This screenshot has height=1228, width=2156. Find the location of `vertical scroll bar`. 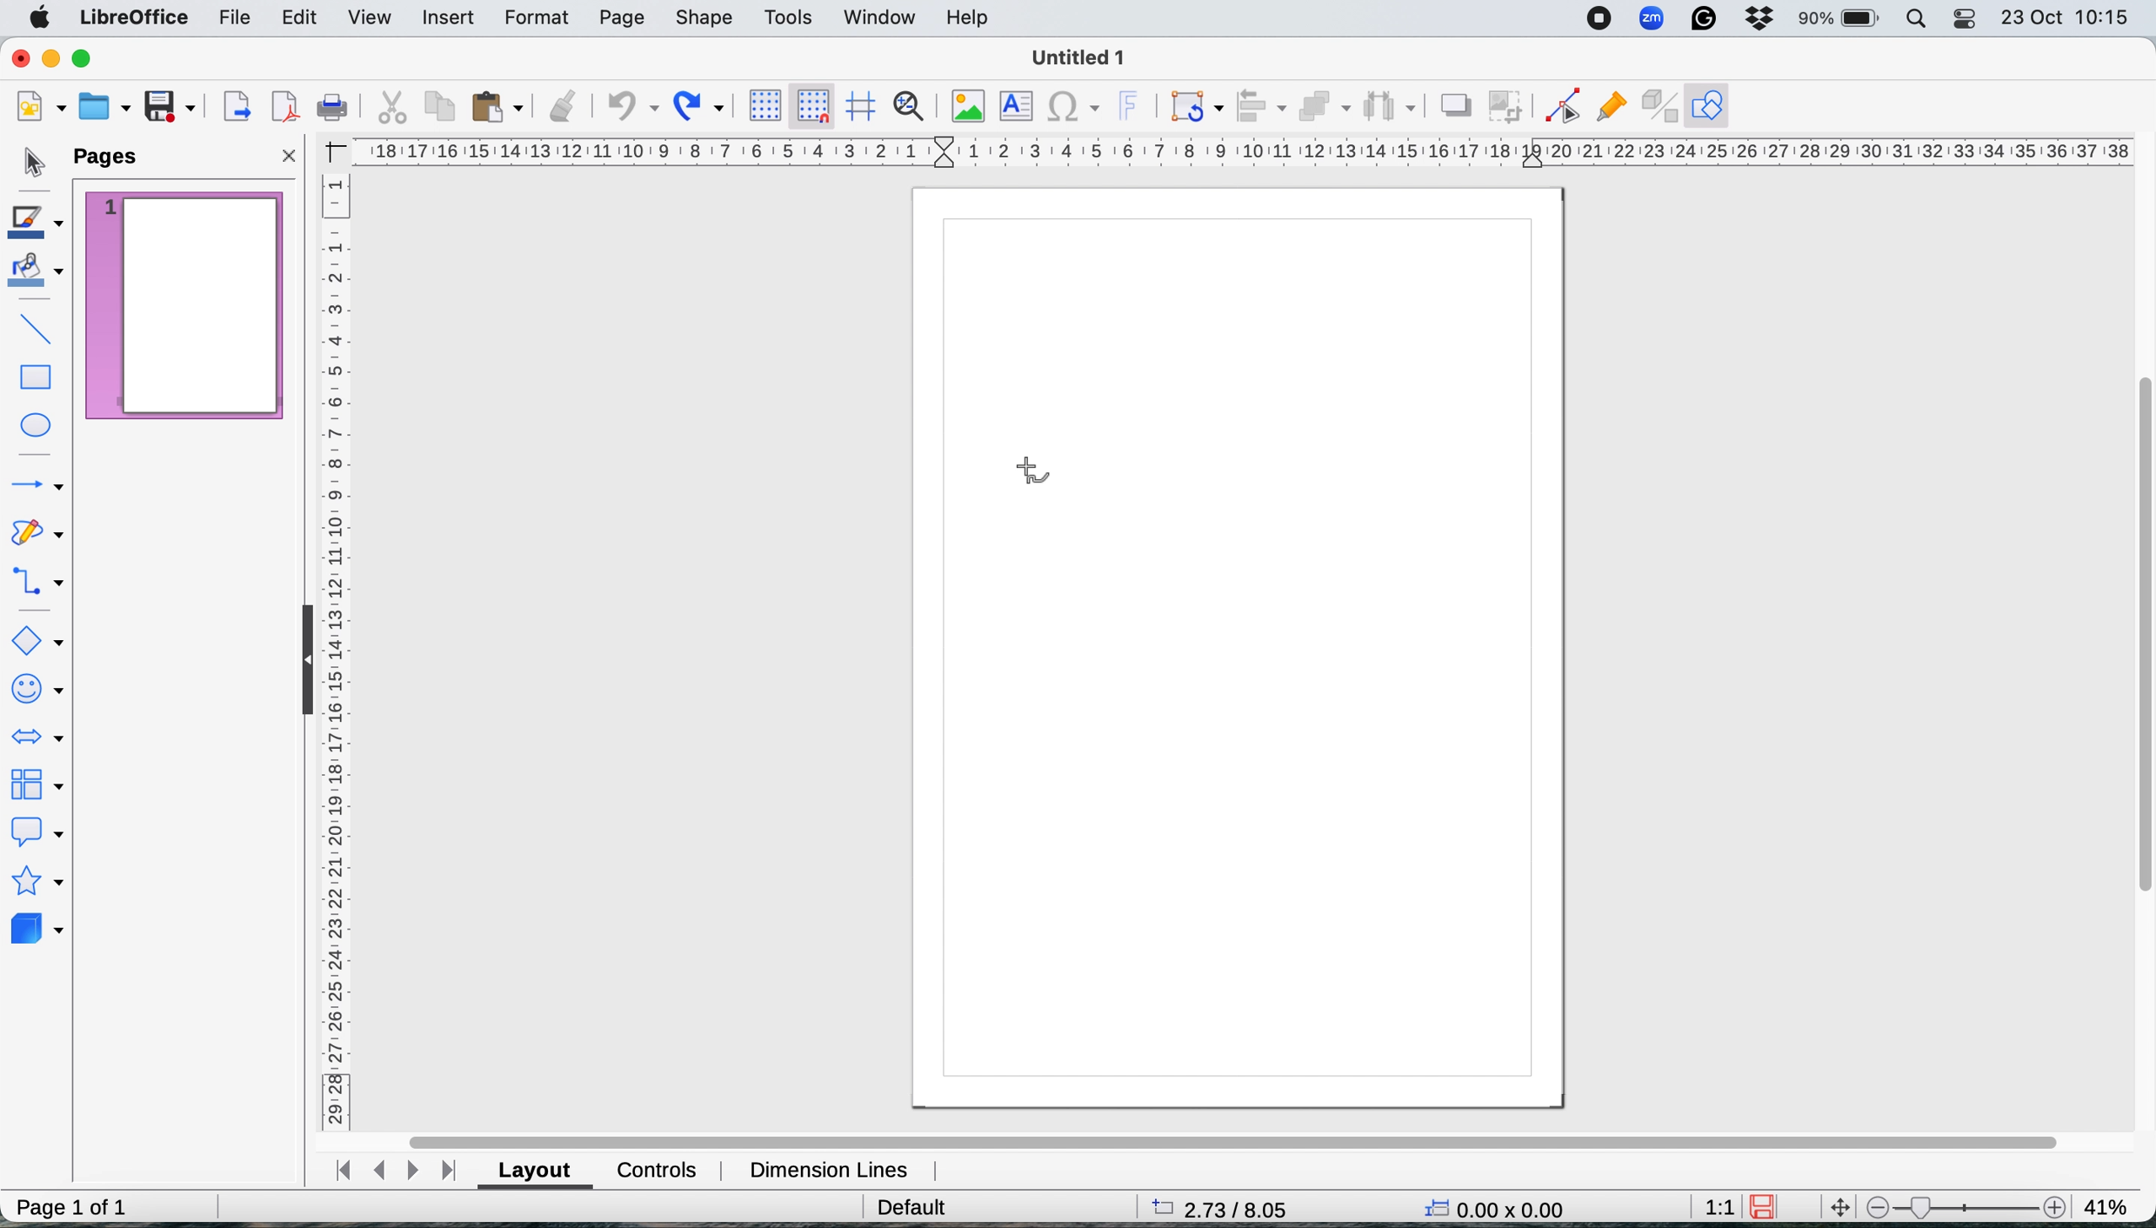

vertical scroll bar is located at coordinates (2137, 633).